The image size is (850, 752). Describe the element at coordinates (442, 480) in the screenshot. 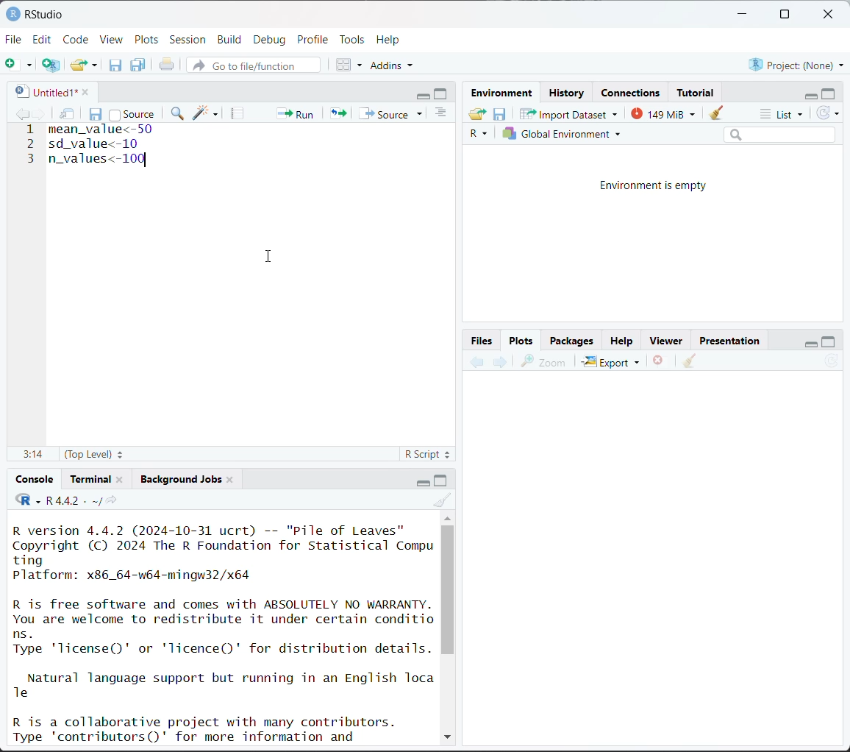

I see `maximize` at that location.